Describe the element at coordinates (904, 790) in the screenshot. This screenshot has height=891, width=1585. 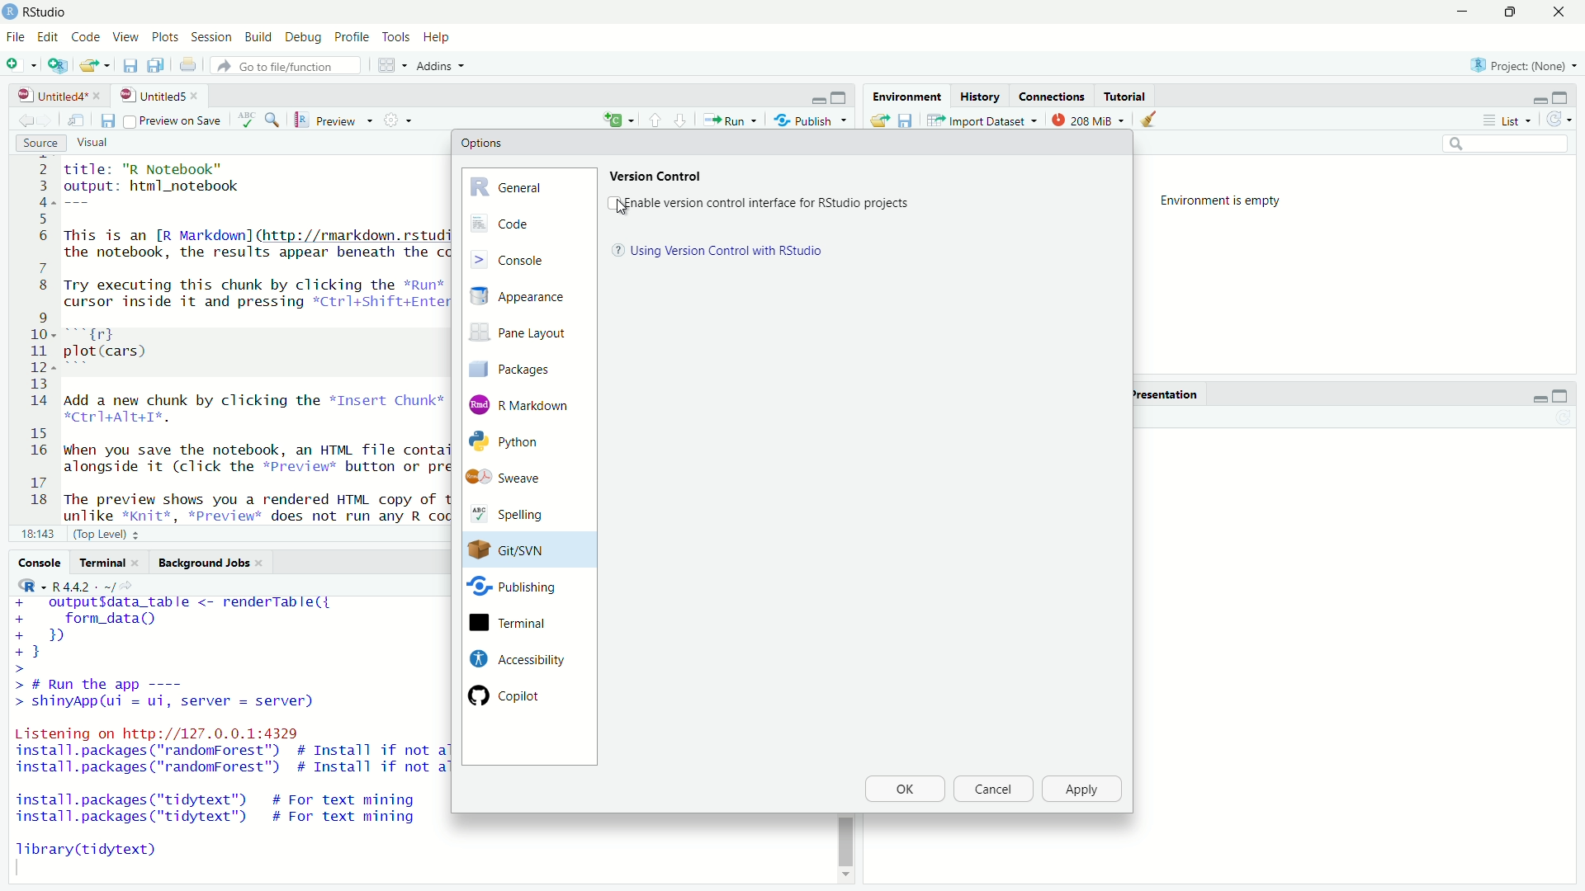
I see `OK` at that location.